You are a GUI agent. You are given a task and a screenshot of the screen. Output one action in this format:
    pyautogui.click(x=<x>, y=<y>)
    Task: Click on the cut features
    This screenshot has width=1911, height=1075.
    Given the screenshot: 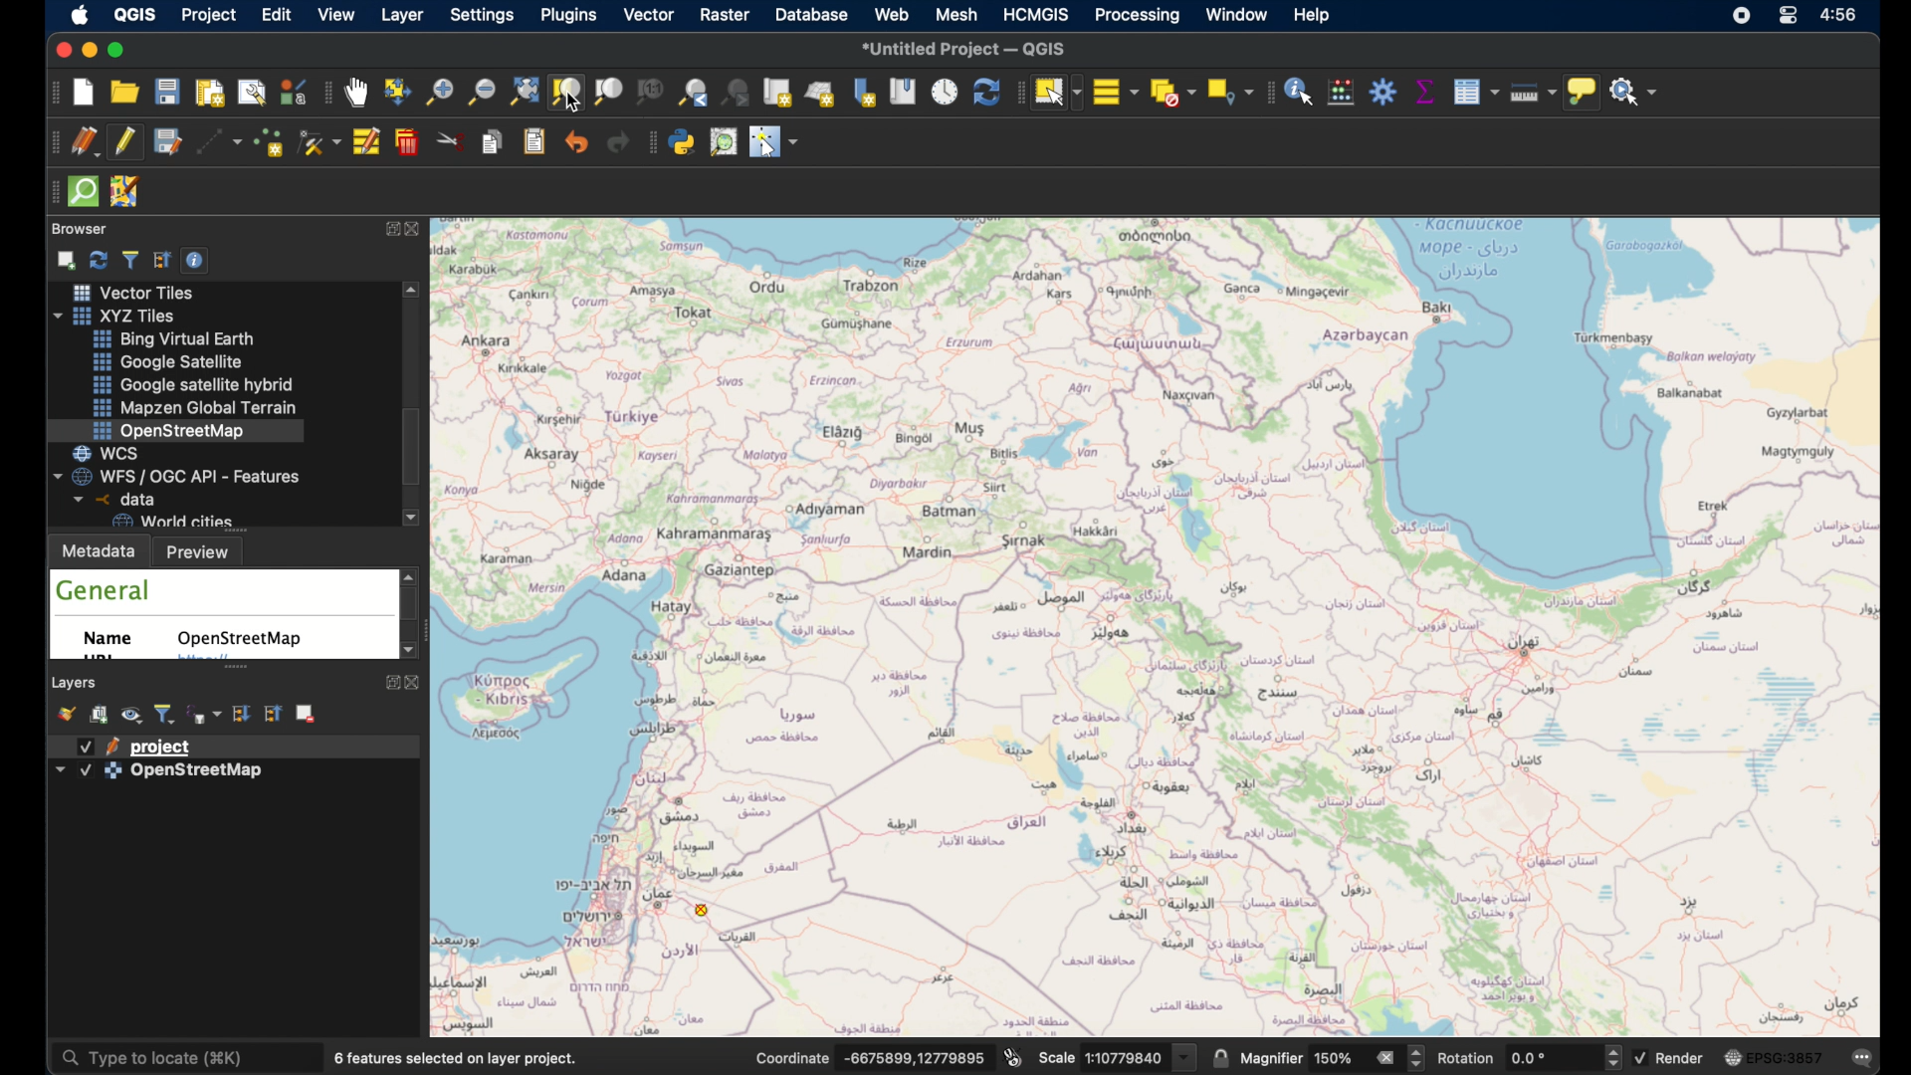 What is the action you would take?
    pyautogui.click(x=452, y=141)
    